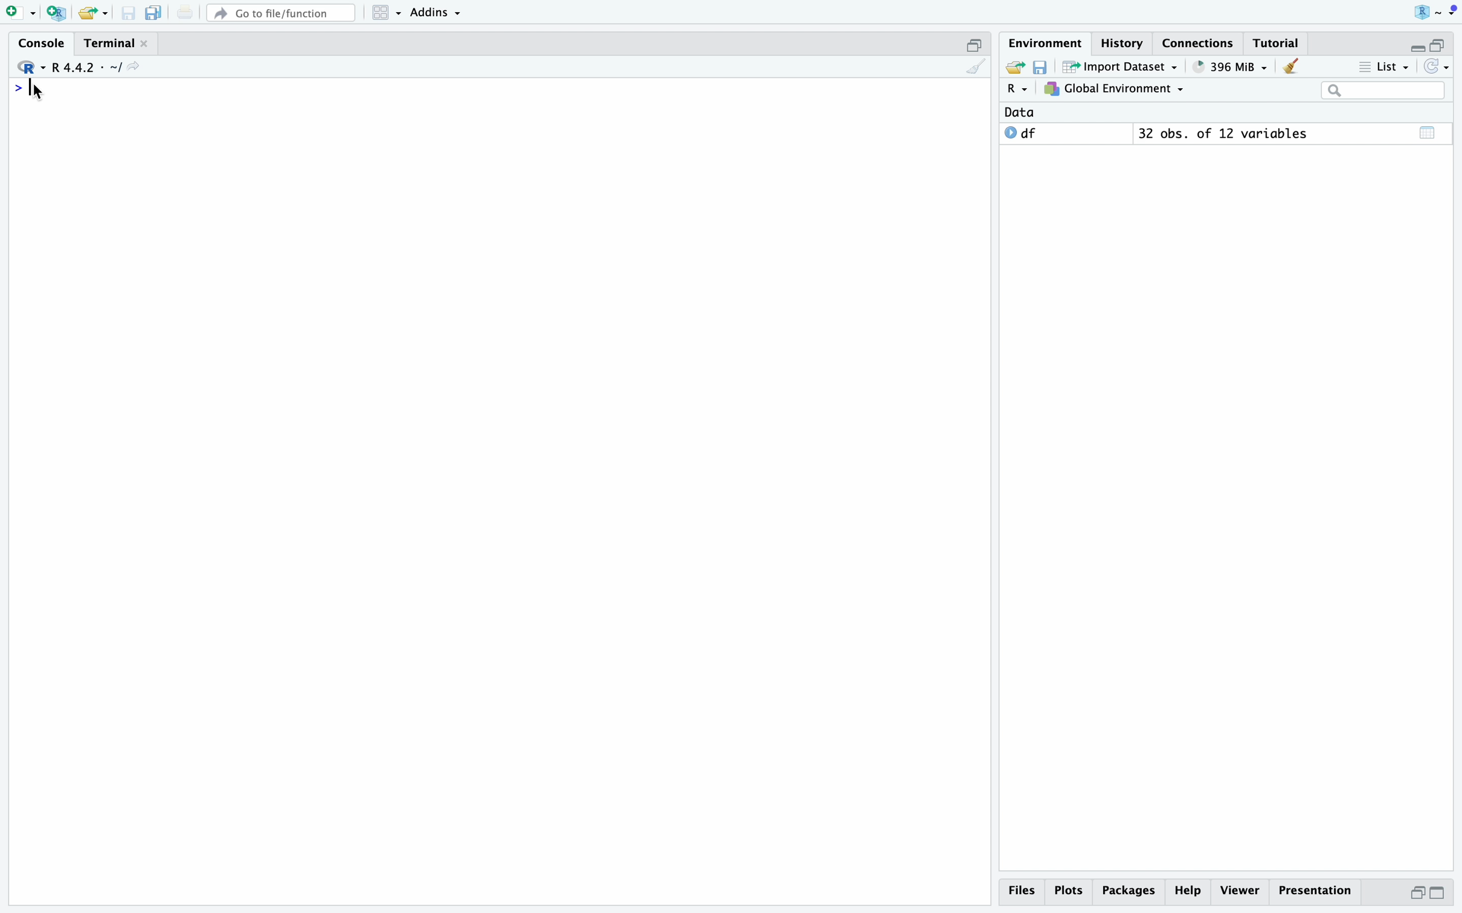 The height and width of the screenshot is (913, 1462). I want to click on terminal, so click(111, 43).